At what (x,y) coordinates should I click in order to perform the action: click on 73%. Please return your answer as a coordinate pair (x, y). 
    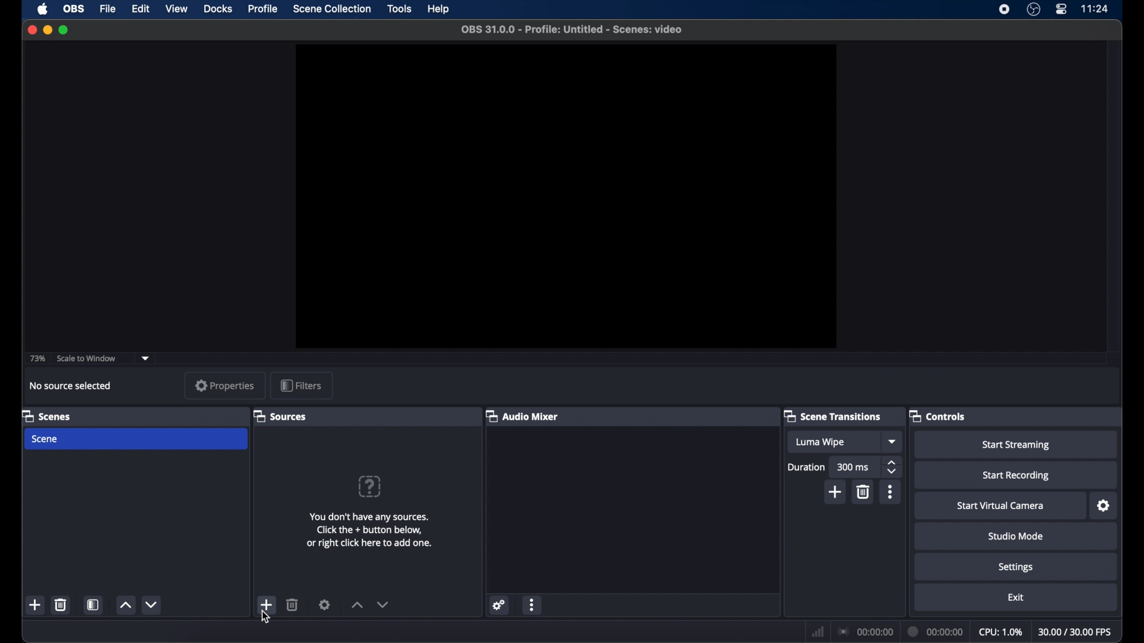
    Looking at the image, I should click on (37, 358).